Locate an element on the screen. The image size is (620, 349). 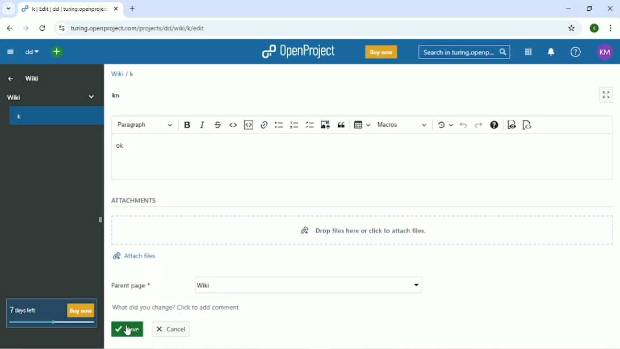
Customize and control google chrome is located at coordinates (610, 28).